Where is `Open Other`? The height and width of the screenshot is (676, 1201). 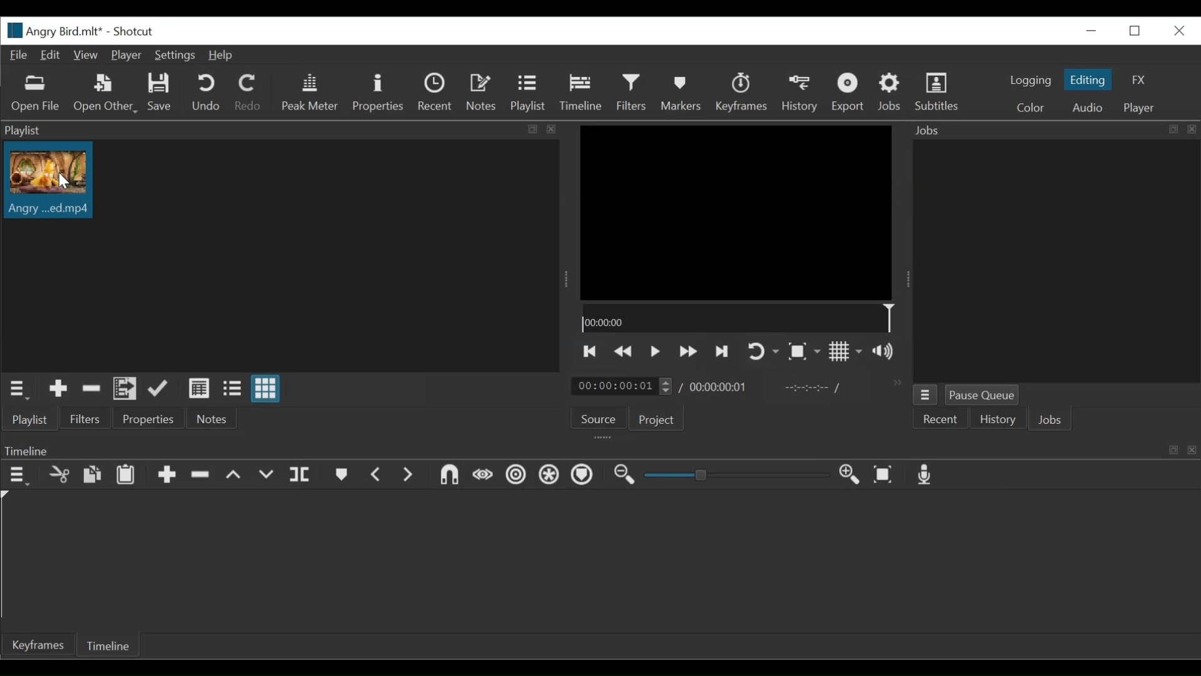 Open Other is located at coordinates (104, 94).